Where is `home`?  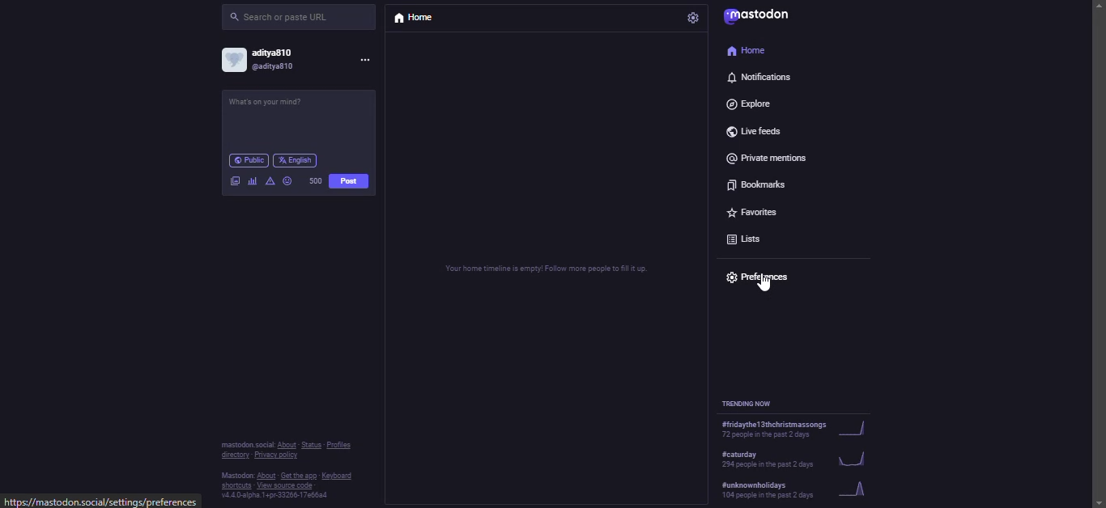
home is located at coordinates (748, 51).